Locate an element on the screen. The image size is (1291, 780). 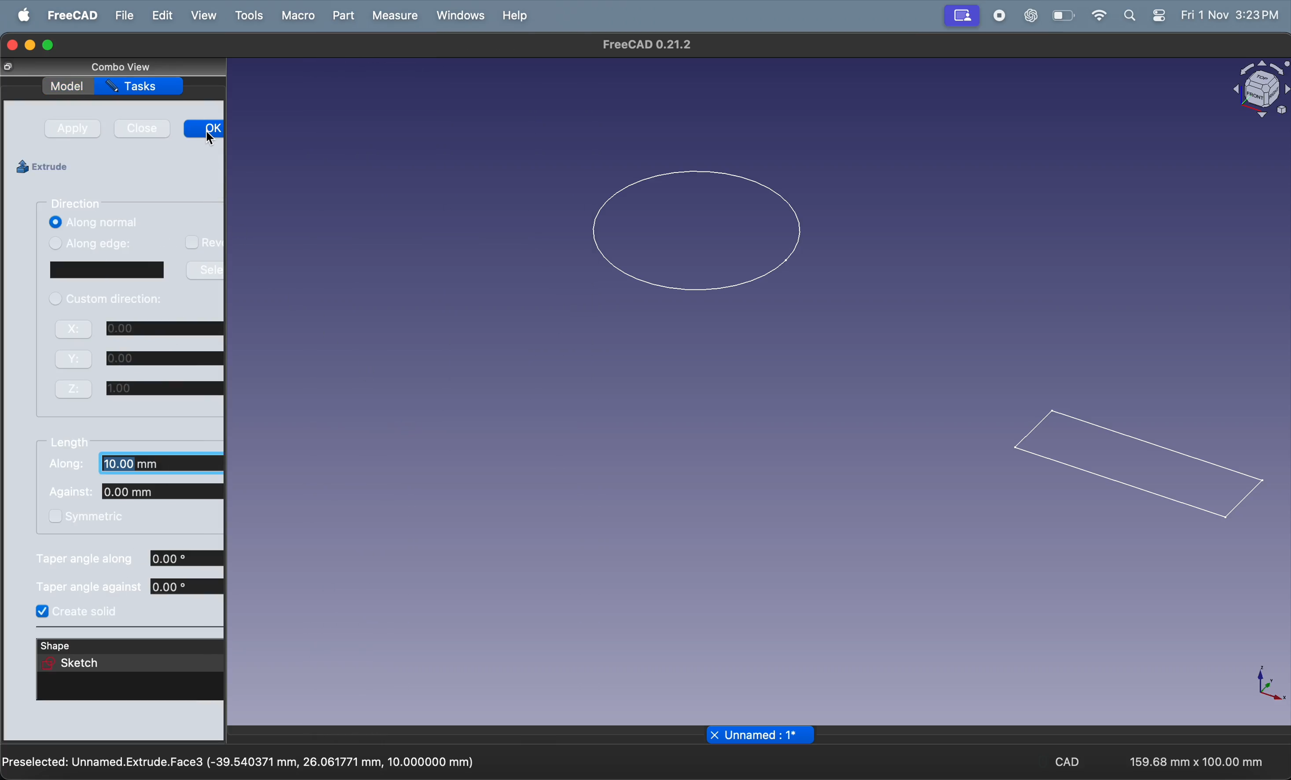
closing window is located at coordinates (11, 45).